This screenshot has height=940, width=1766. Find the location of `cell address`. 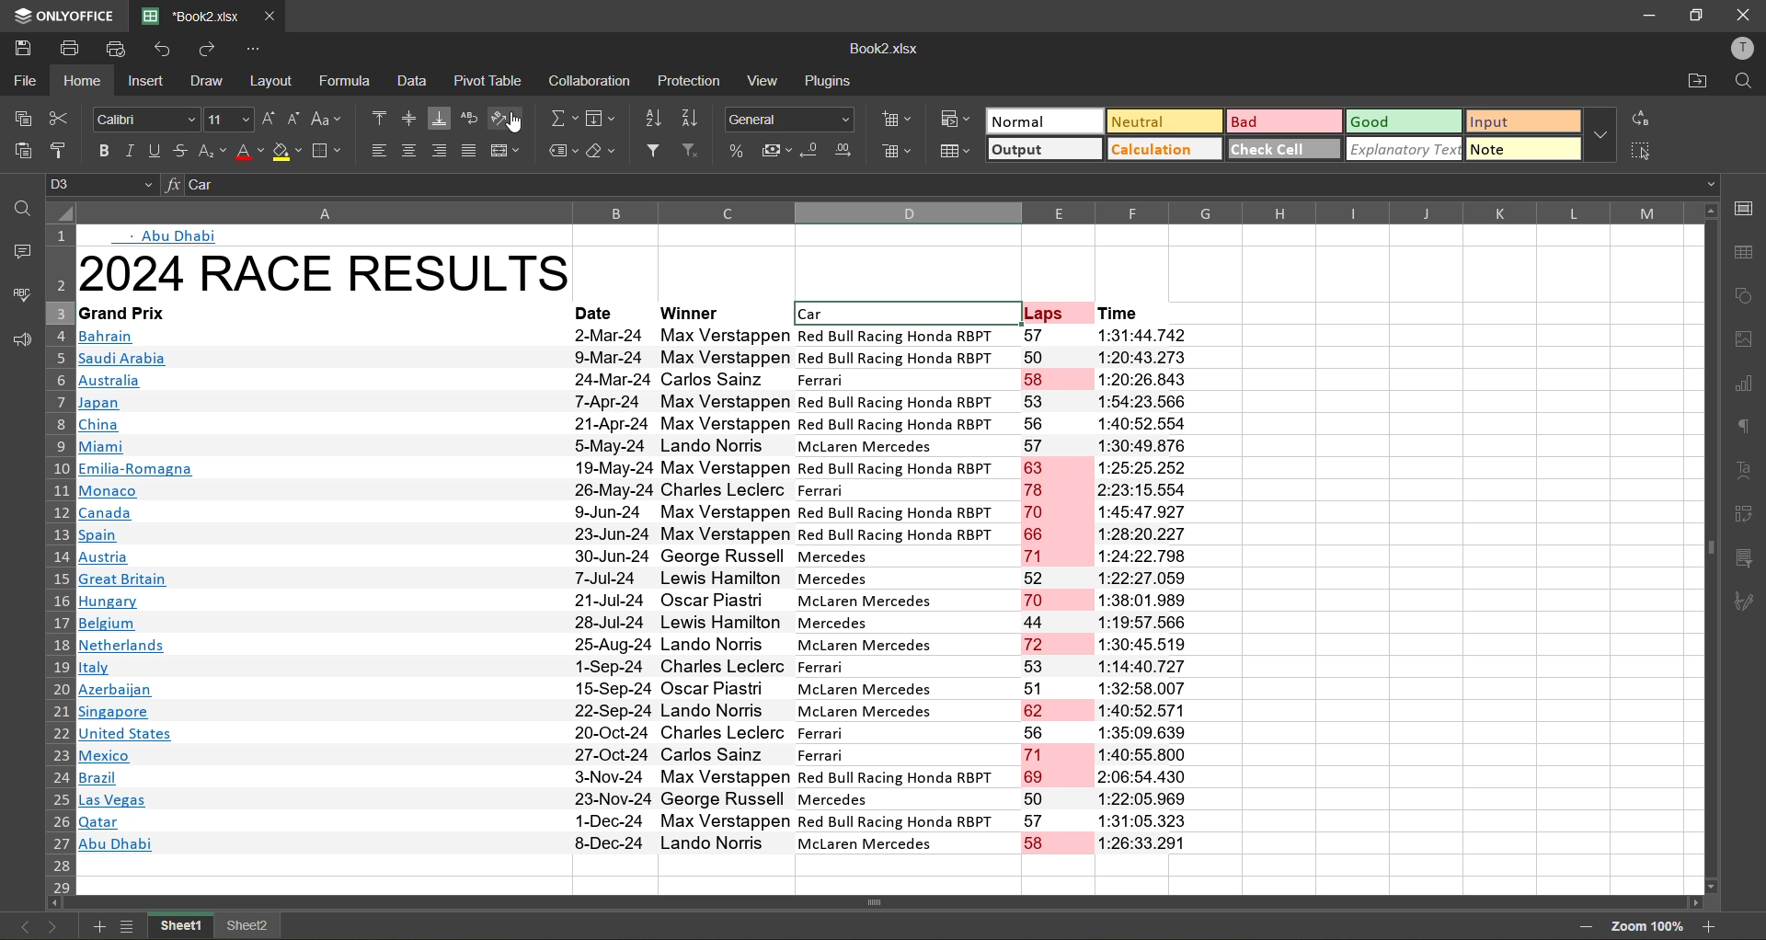

cell address is located at coordinates (99, 185).